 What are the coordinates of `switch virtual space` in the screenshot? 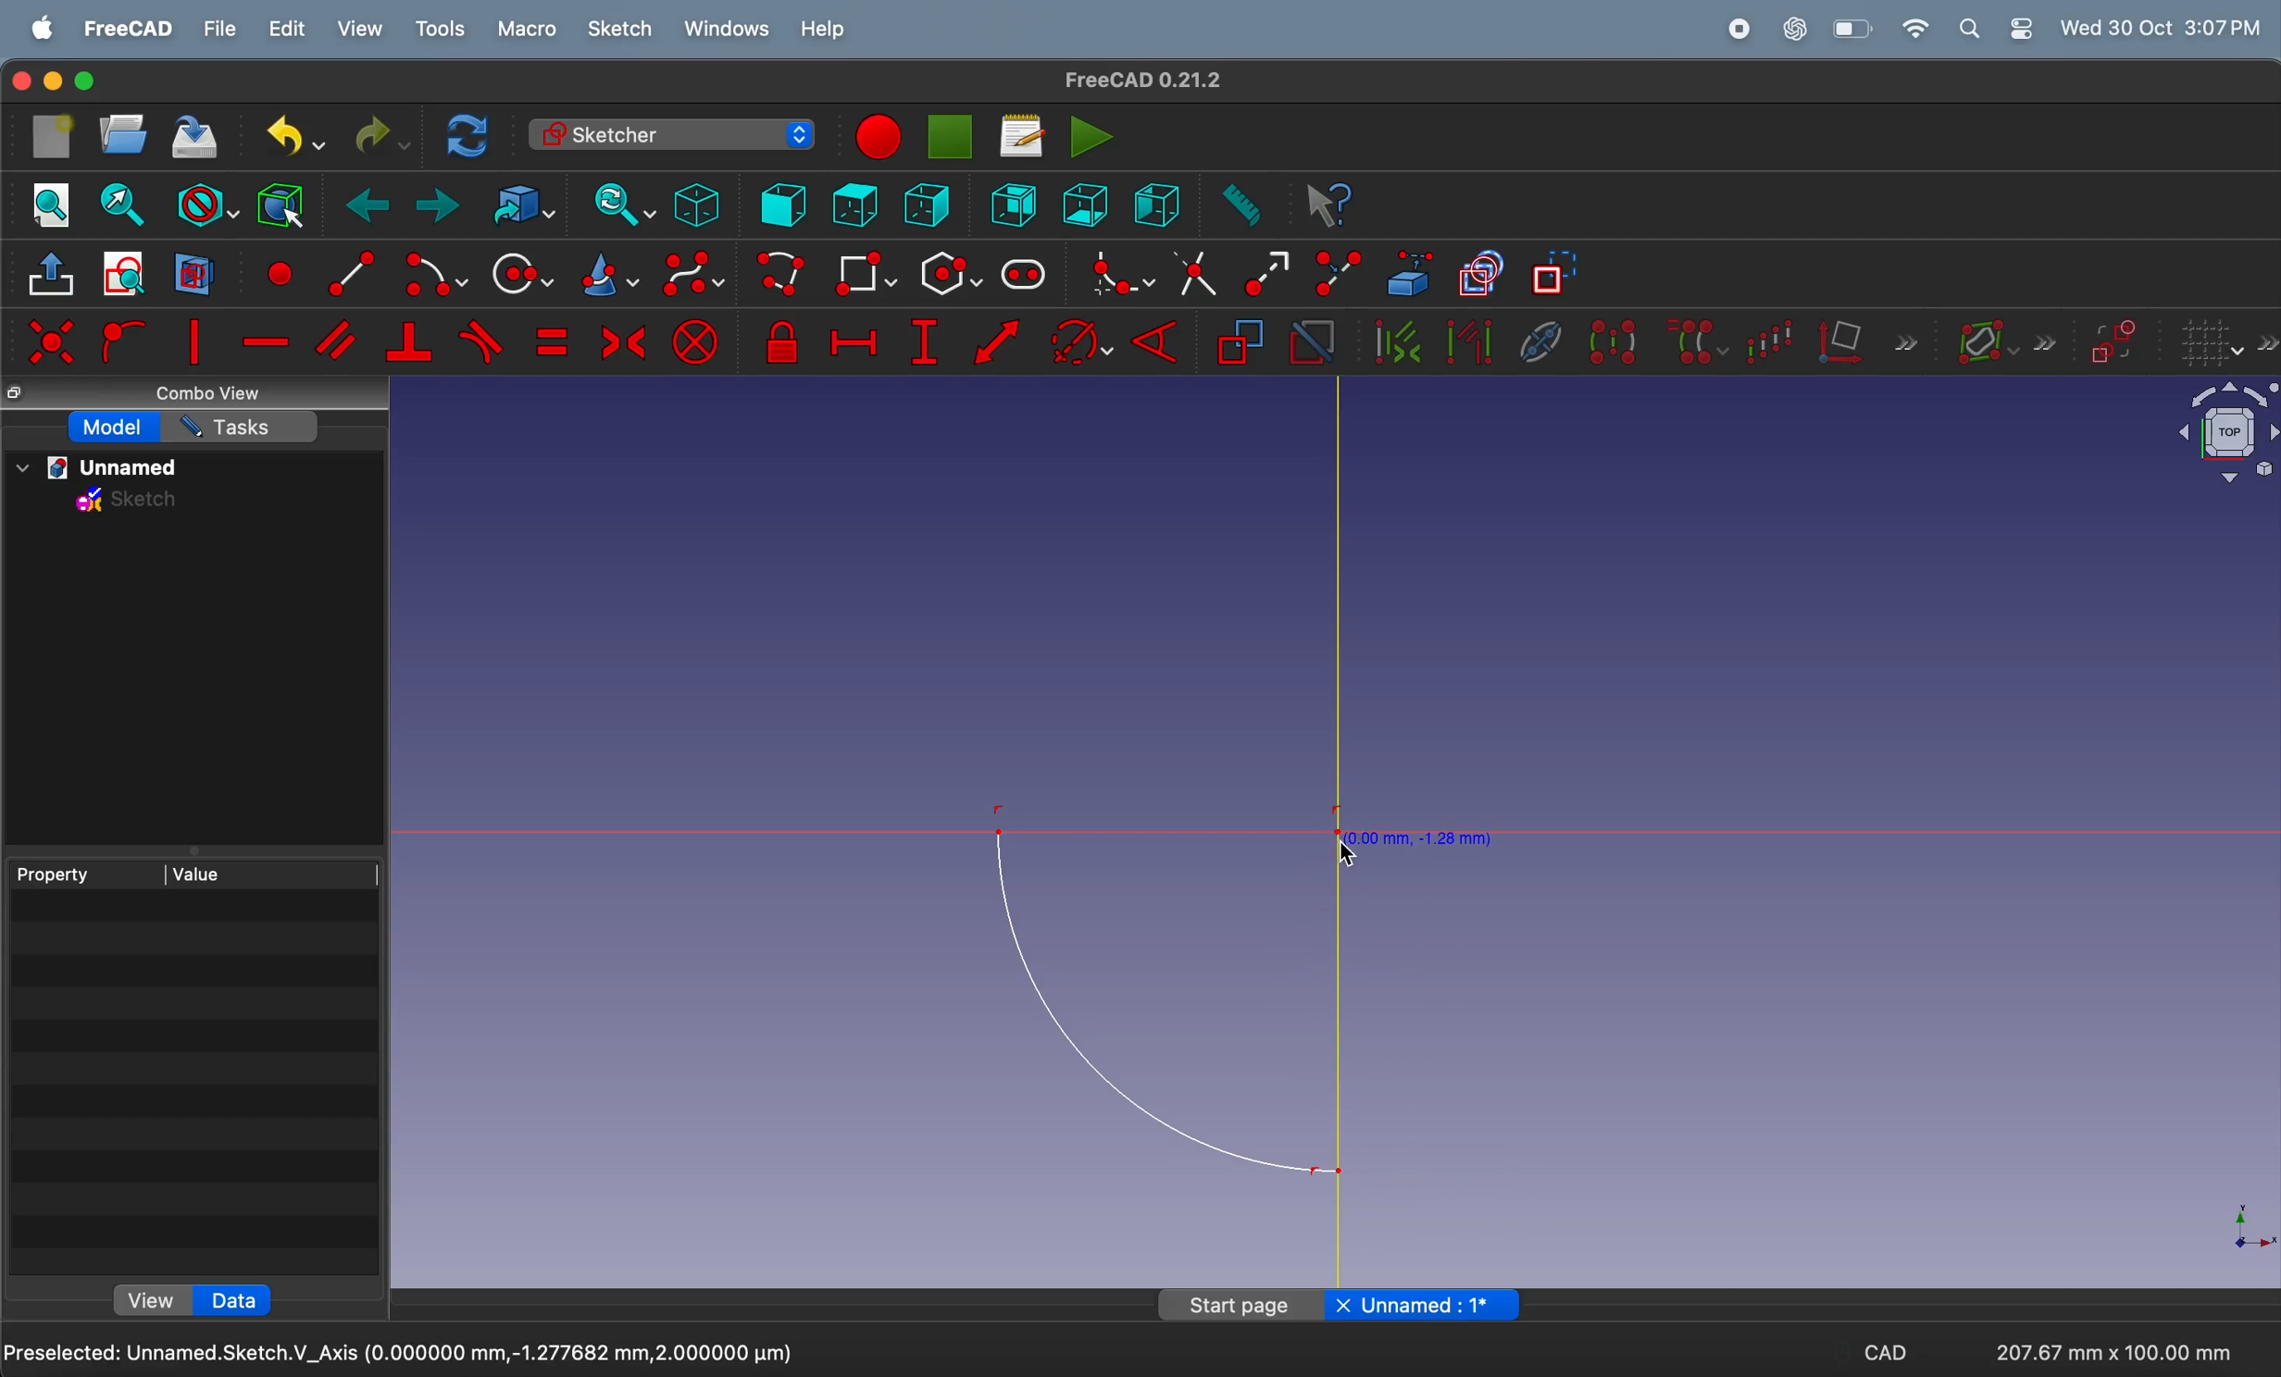 It's located at (2114, 342).